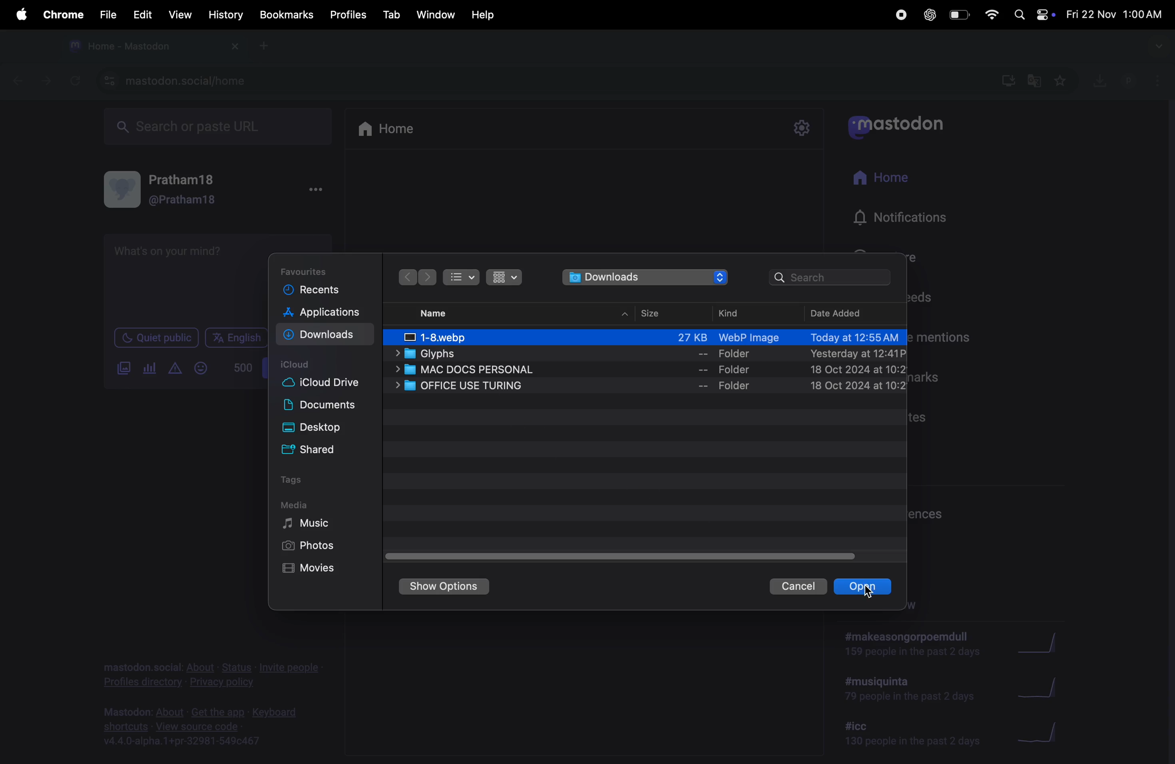 The image size is (1175, 764). Describe the element at coordinates (309, 504) in the screenshot. I see `media` at that location.